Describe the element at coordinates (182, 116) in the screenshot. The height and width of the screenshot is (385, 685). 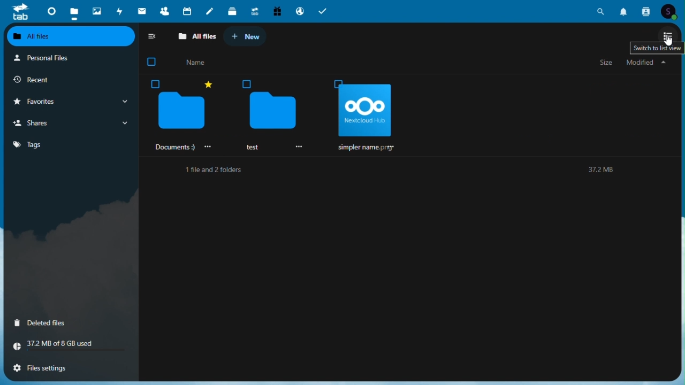
I see `Documents` at that location.